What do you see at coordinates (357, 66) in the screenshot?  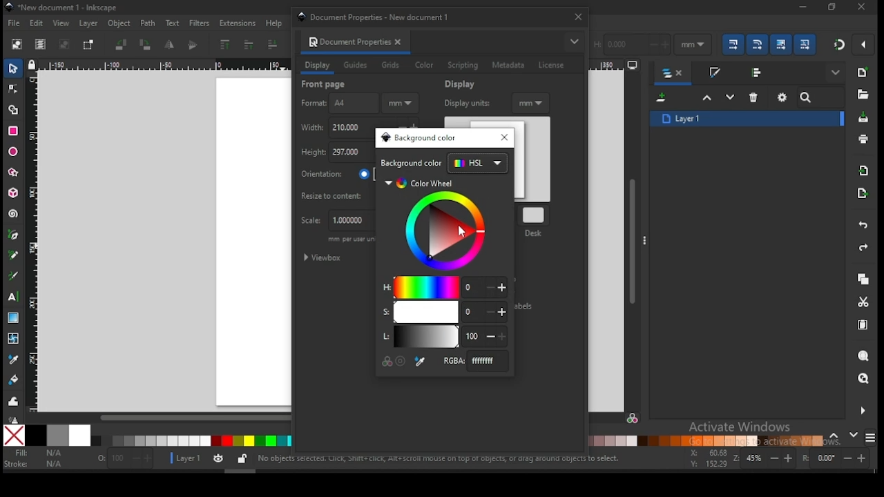 I see `guides` at bounding box center [357, 66].